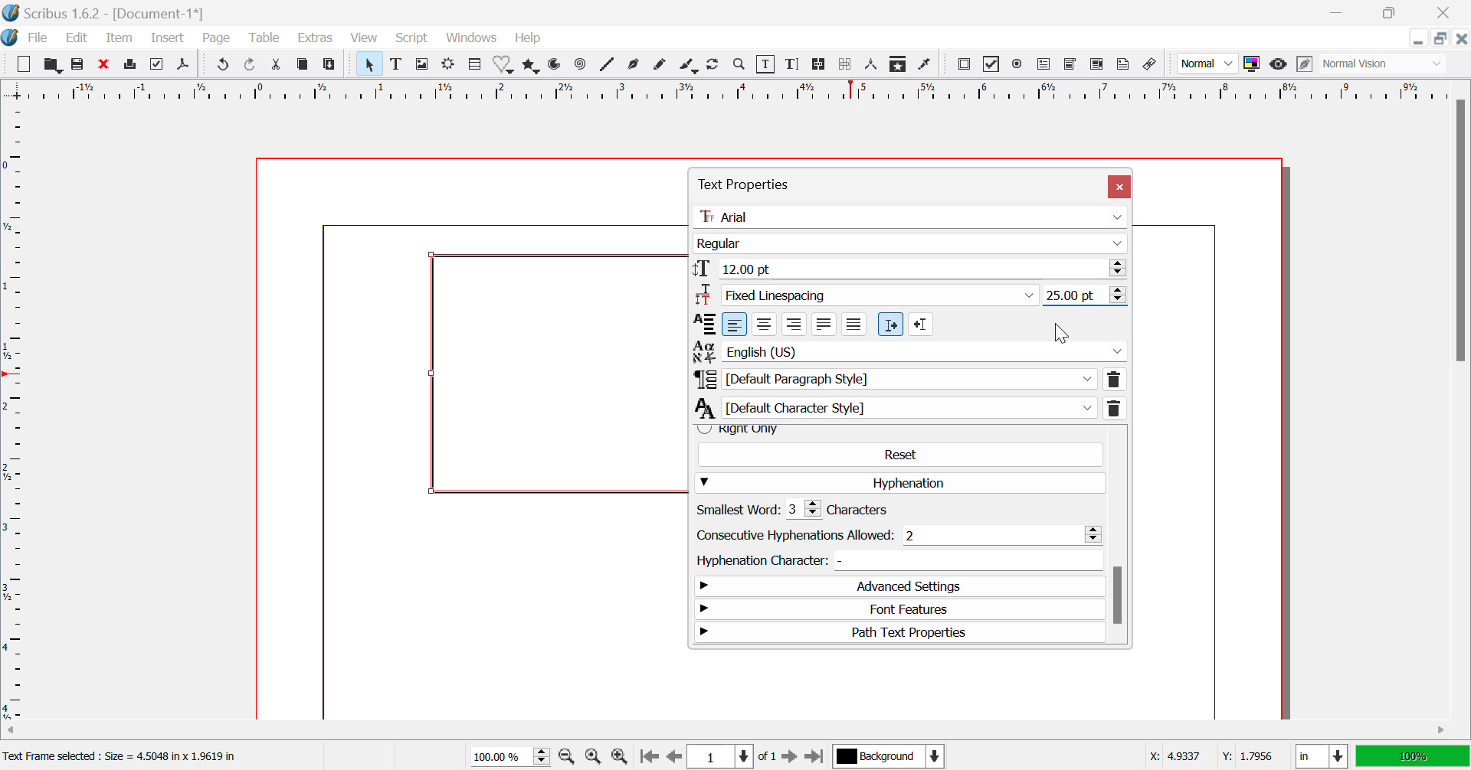 This screenshot has width=1471, height=770. What do you see at coordinates (1411, 756) in the screenshot?
I see `Display Appearance` at bounding box center [1411, 756].